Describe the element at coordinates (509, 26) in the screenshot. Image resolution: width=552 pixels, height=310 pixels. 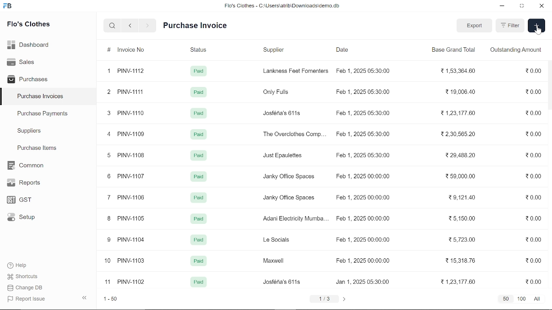
I see ` Filter` at that location.